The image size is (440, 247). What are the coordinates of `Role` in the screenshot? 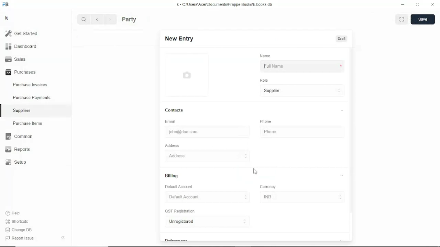 It's located at (264, 80).